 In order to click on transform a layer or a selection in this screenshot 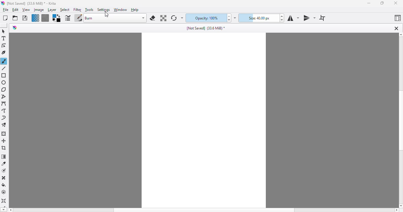, I will do `click(4, 134)`.